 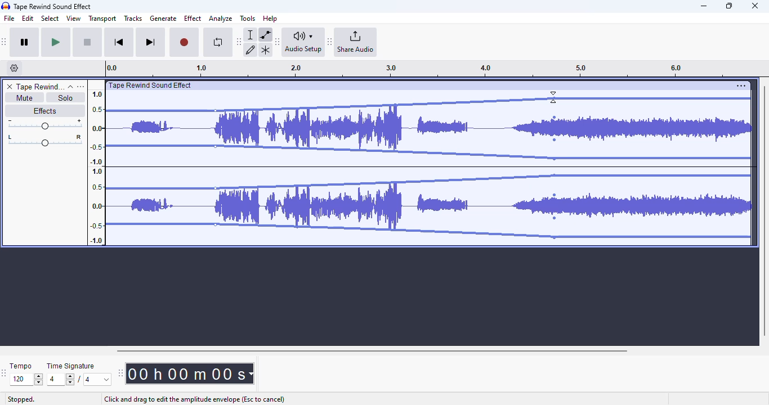 I want to click on Move audacity transport toolbar, so click(x=5, y=42).